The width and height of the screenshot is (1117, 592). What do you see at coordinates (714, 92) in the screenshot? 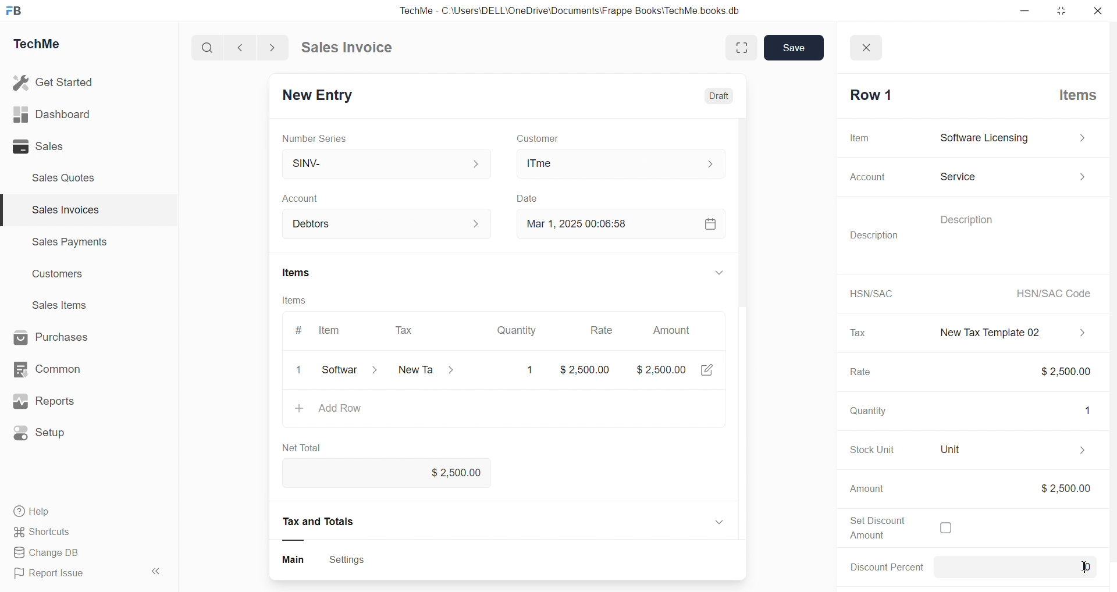
I see `Draft` at bounding box center [714, 92].